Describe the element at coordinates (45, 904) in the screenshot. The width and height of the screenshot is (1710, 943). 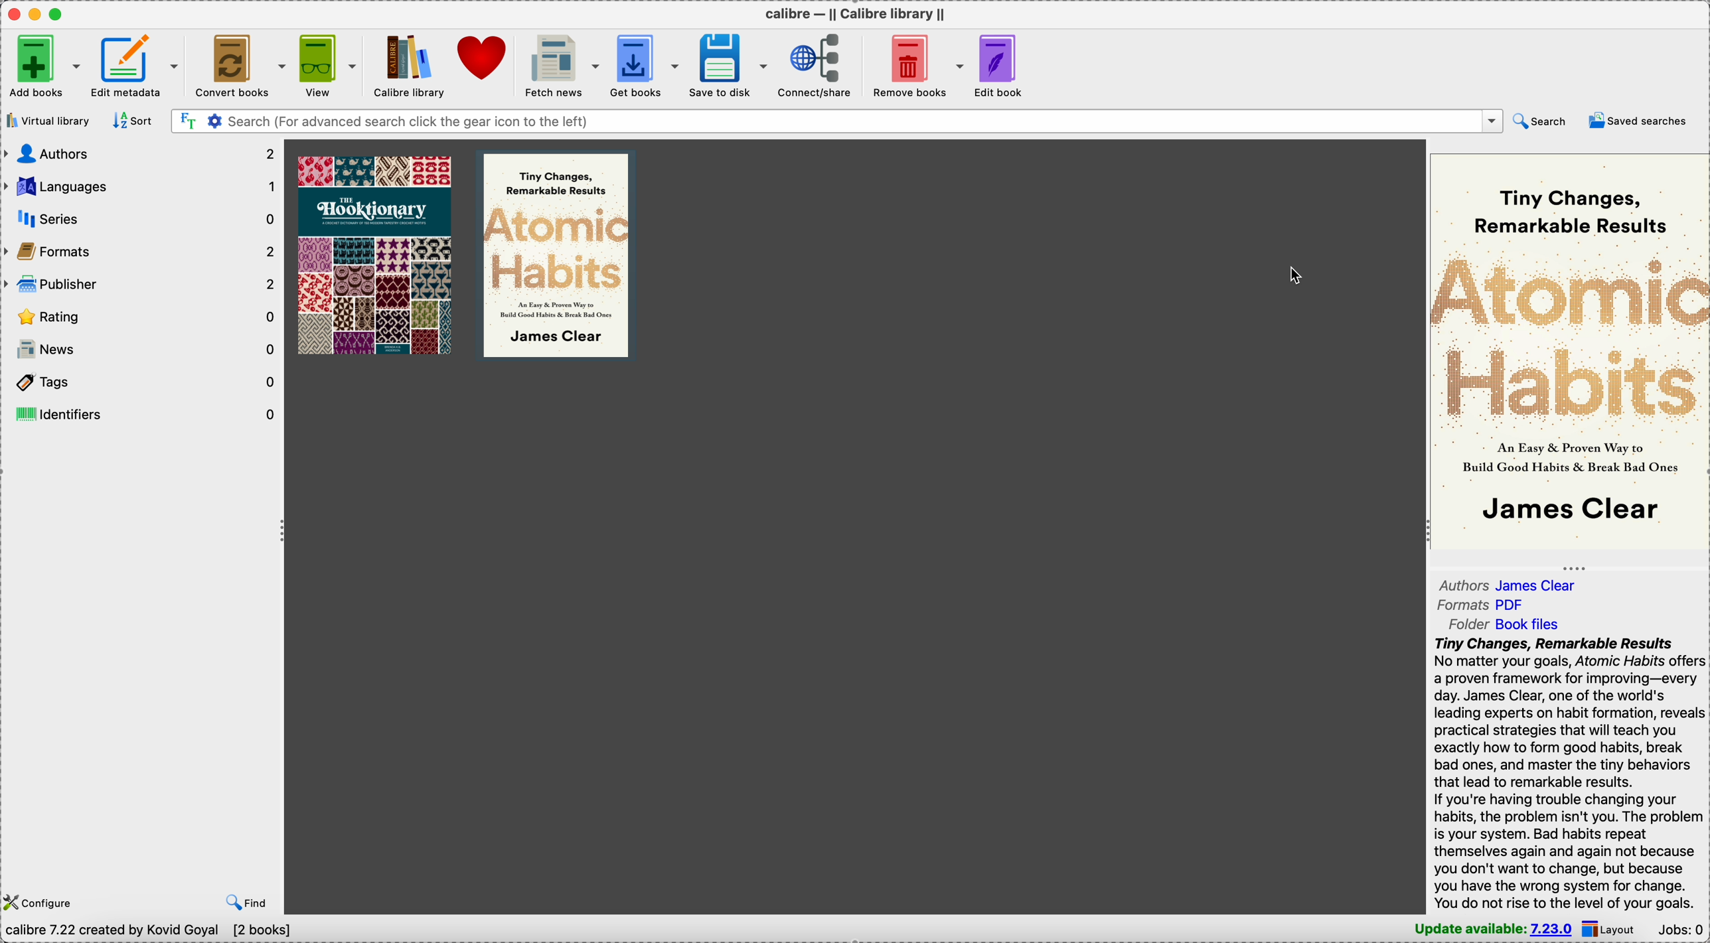
I see `configure` at that location.